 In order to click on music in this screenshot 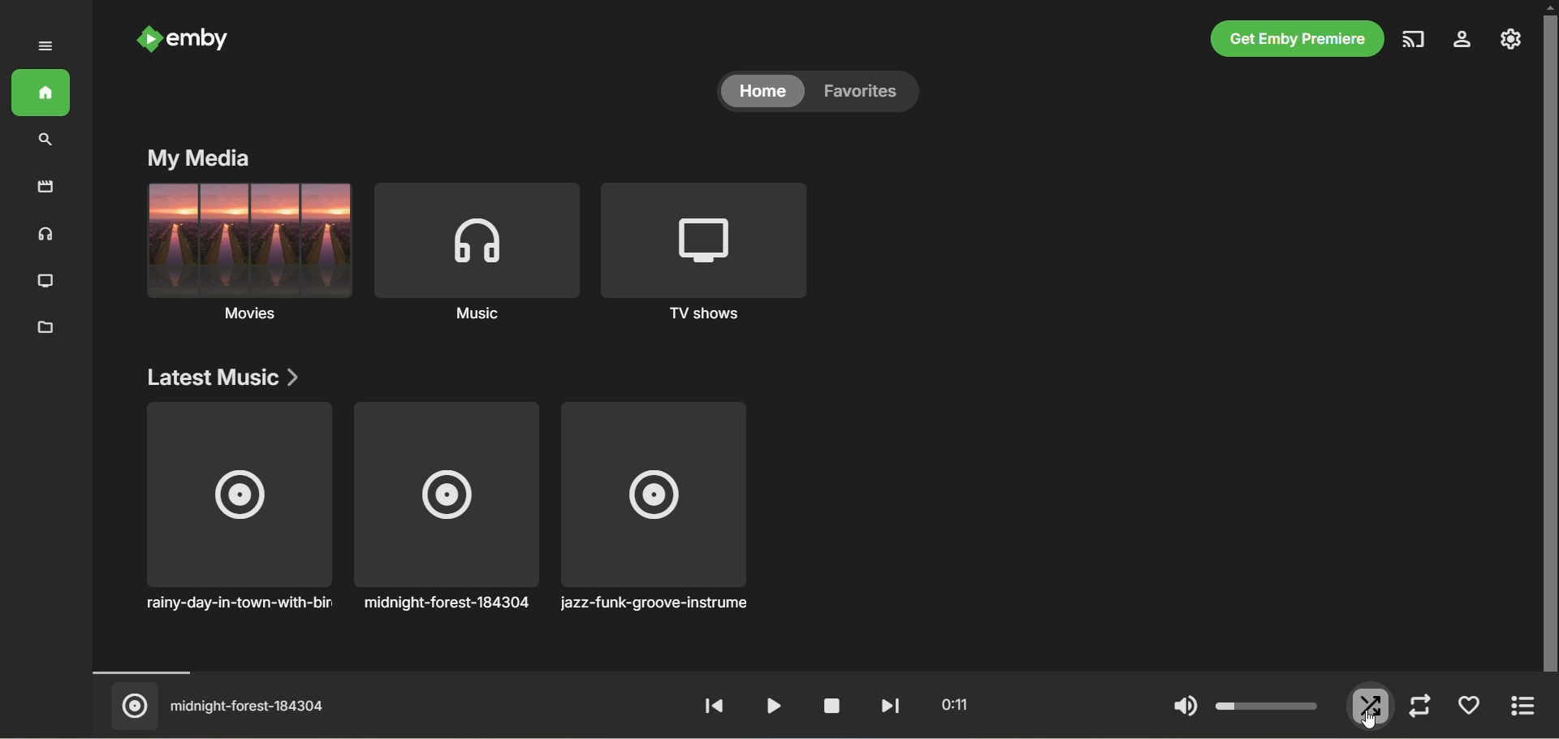, I will do `click(42, 235)`.